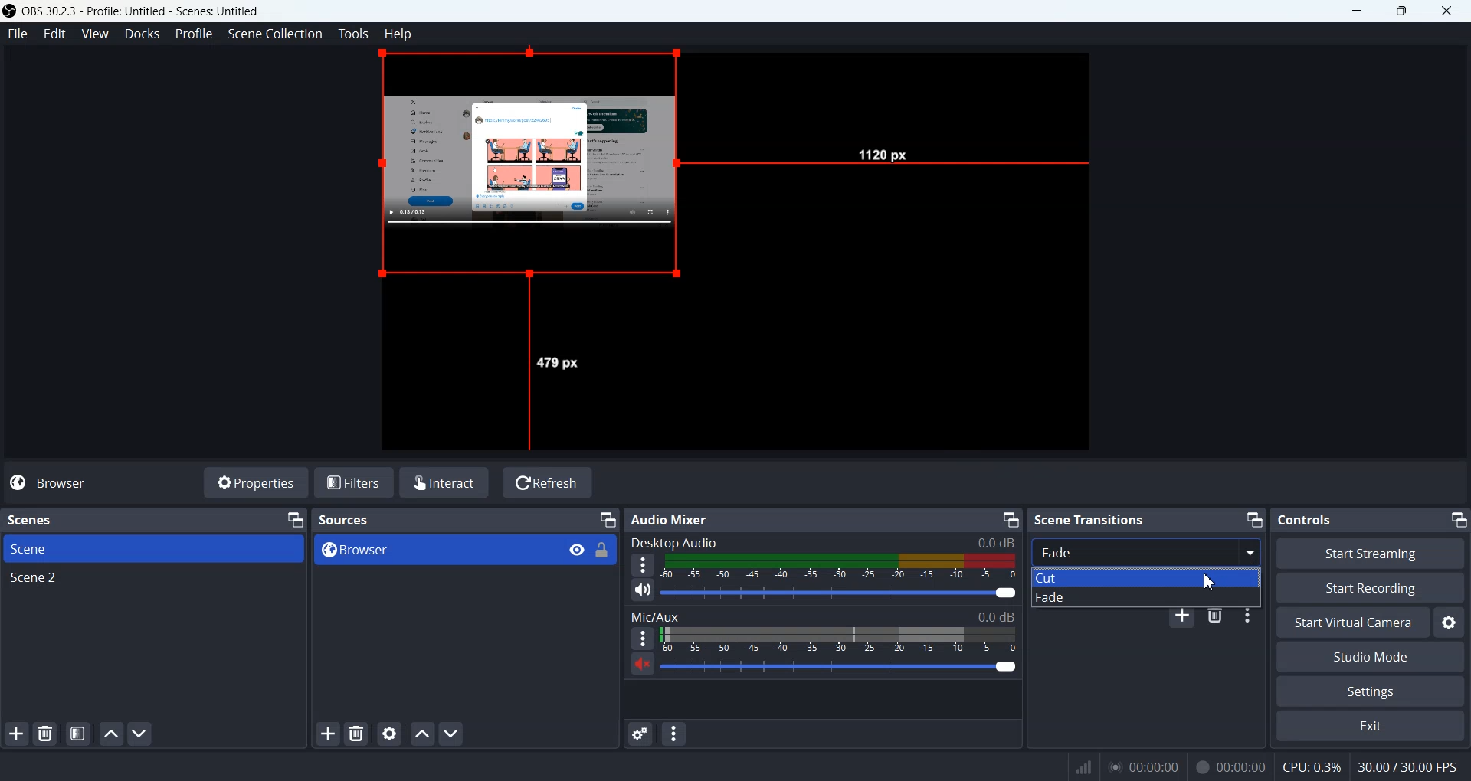 The width and height of the screenshot is (1471, 781). What do you see at coordinates (1451, 622) in the screenshot?
I see `Settings` at bounding box center [1451, 622].